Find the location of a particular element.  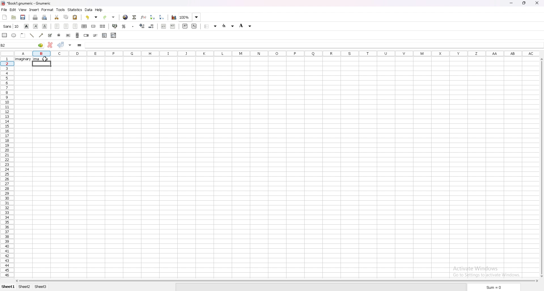

selected cell is located at coordinates (42, 64).